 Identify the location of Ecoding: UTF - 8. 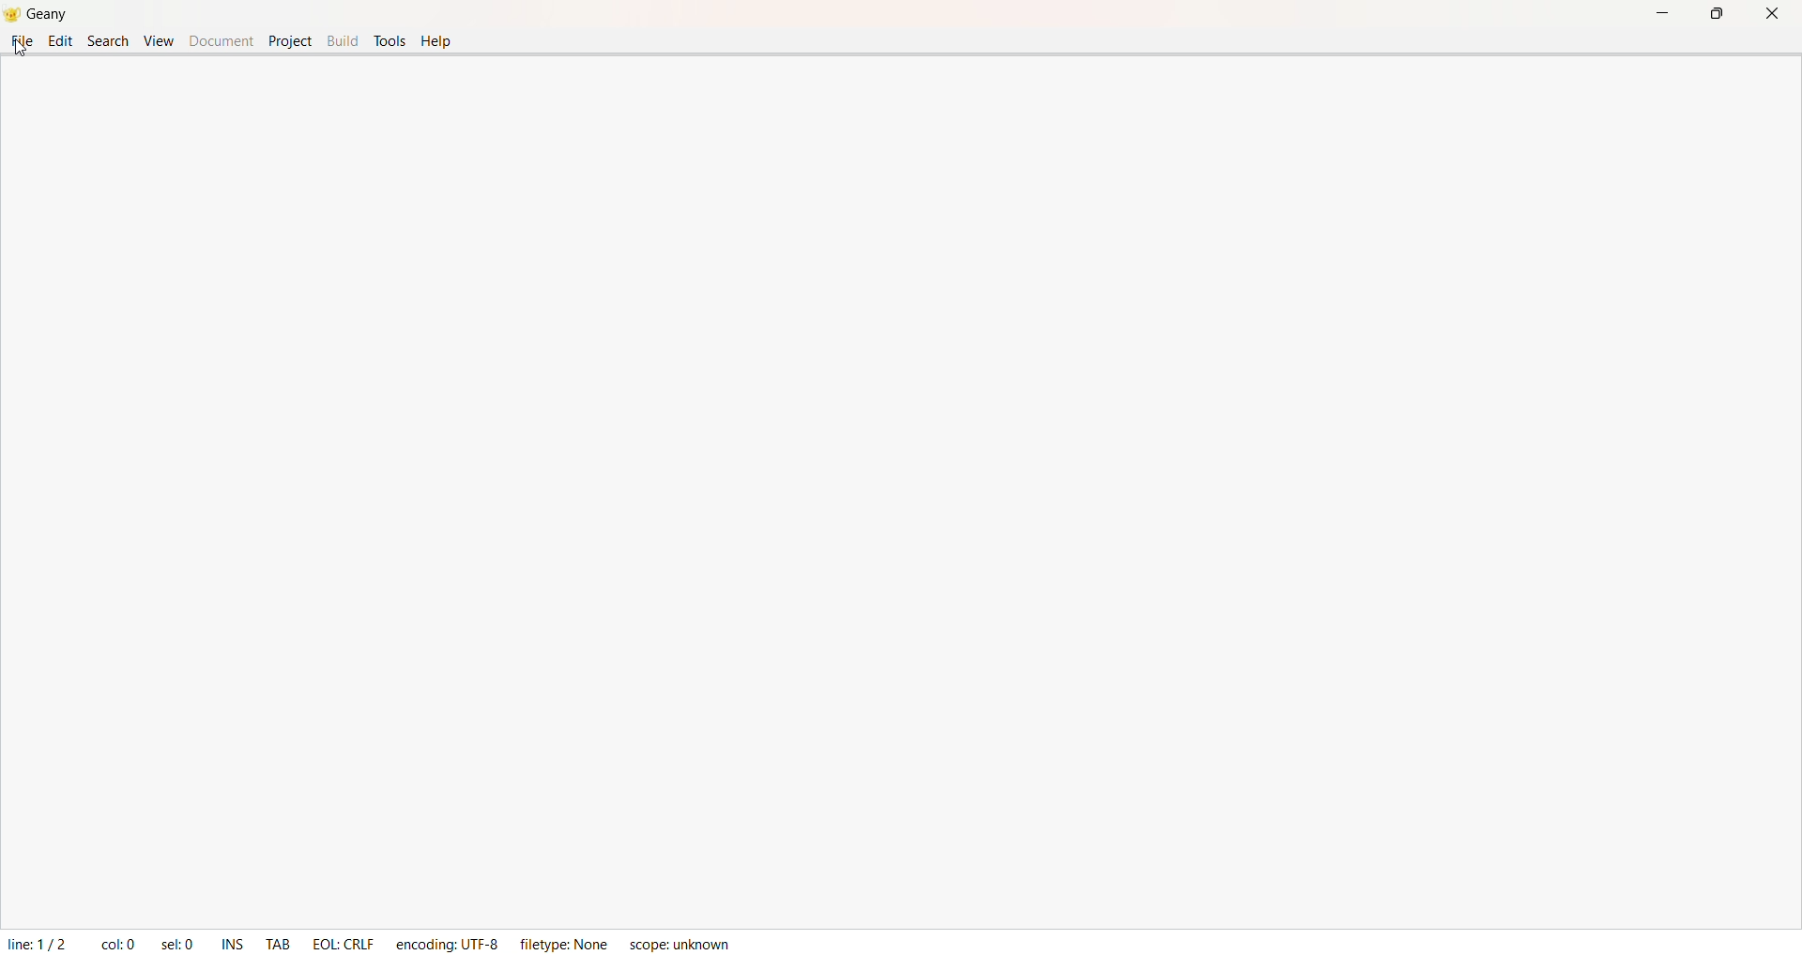
(447, 941).